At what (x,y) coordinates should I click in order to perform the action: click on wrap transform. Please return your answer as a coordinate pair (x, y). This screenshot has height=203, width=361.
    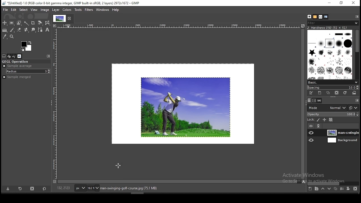
    Looking at the image, I should click on (47, 23).